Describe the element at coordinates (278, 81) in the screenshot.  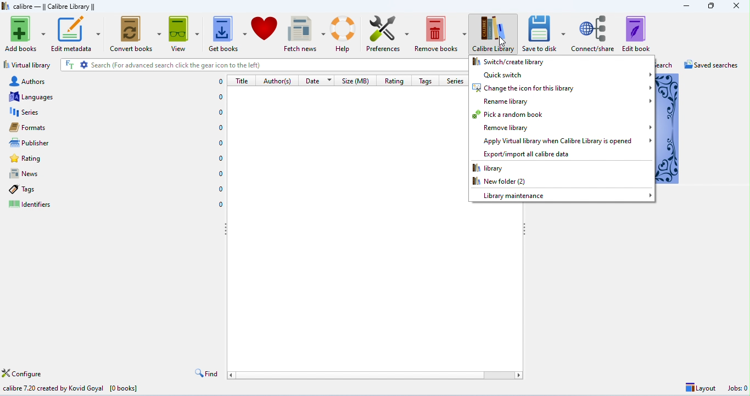
I see `author(s)` at that location.